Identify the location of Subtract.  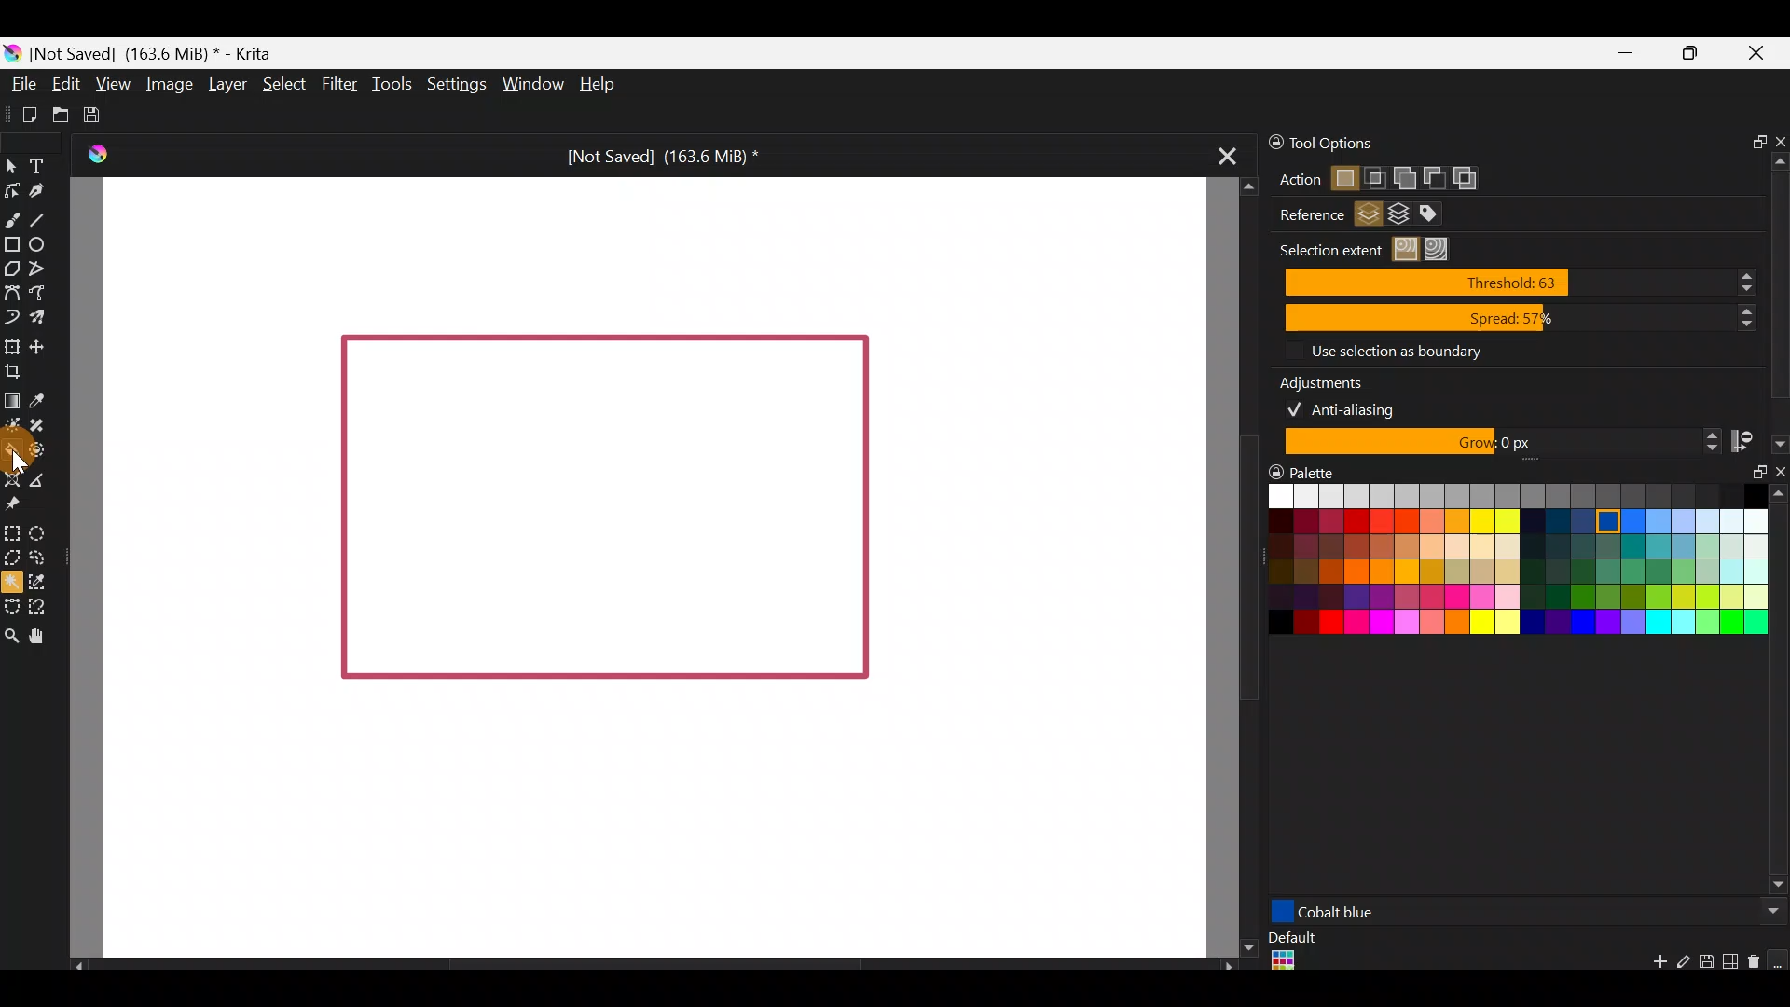
(1433, 175).